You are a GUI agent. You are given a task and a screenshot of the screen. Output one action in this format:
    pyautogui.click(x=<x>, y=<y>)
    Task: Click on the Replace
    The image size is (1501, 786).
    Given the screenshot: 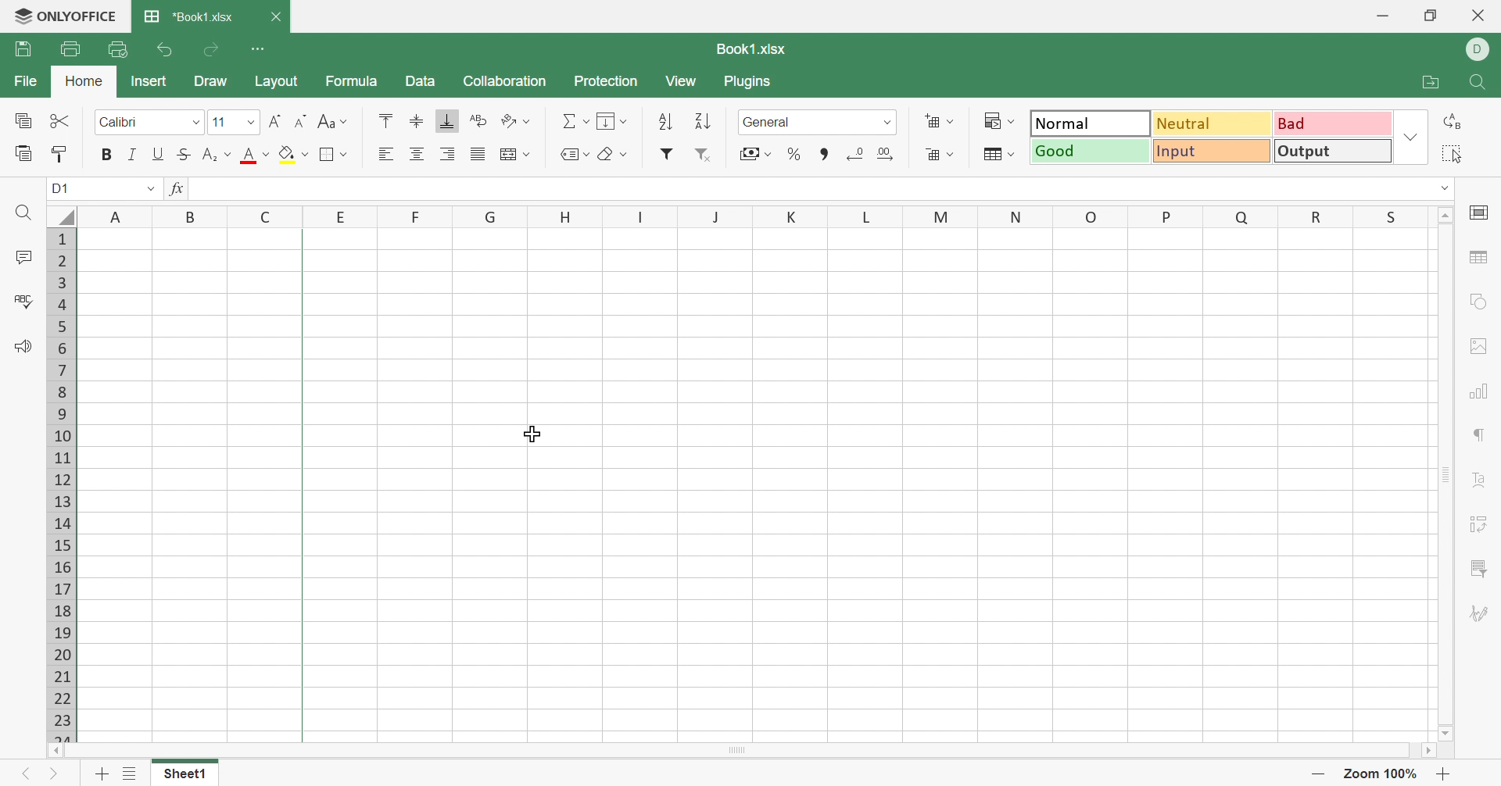 What is the action you would take?
    pyautogui.click(x=1449, y=123)
    